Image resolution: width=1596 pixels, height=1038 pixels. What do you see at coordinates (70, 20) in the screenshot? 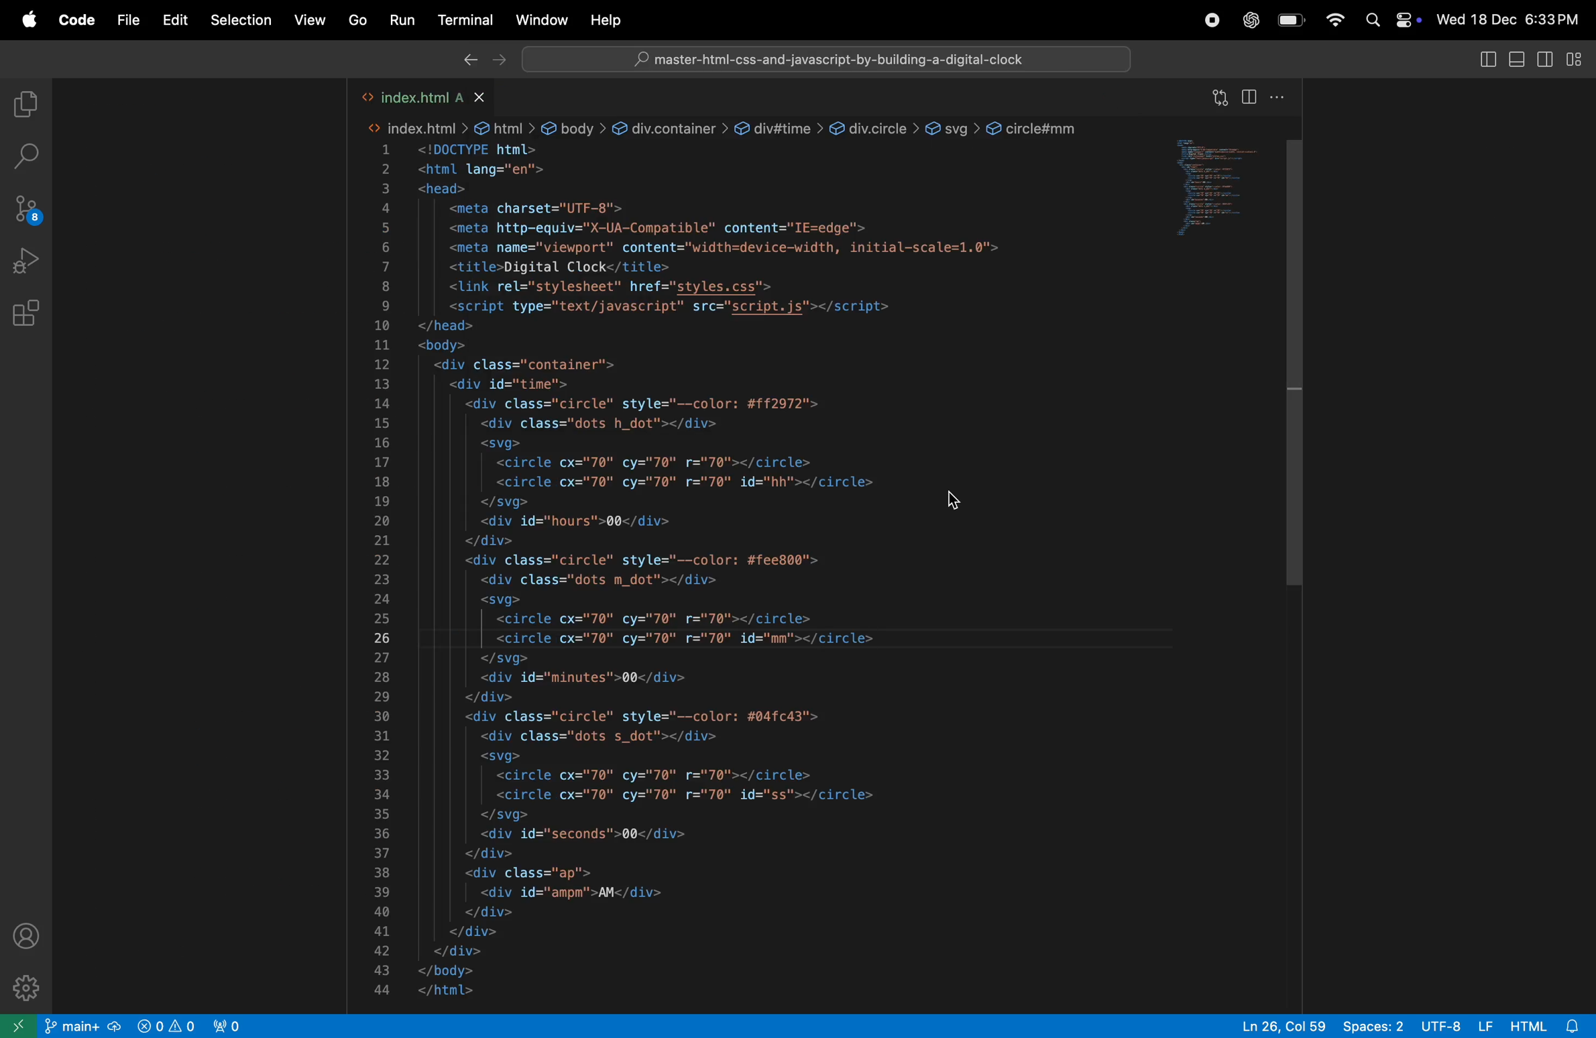
I see `Code` at bounding box center [70, 20].